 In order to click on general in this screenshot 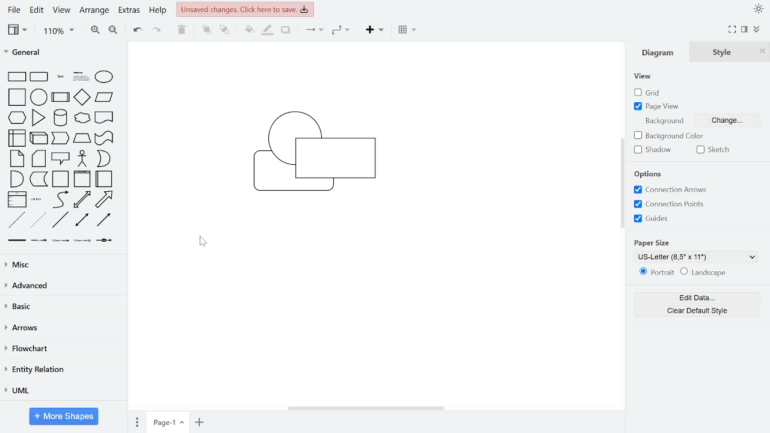, I will do `click(63, 52)`.